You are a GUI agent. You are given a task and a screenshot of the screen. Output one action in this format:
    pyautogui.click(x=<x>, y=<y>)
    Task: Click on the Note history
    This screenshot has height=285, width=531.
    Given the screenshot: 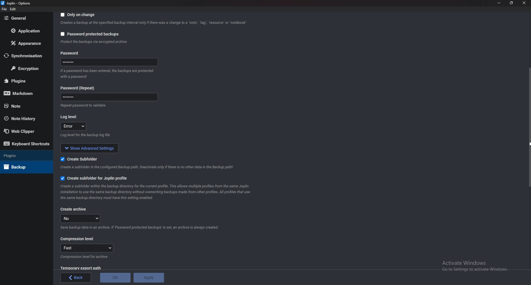 What is the action you would take?
    pyautogui.click(x=24, y=118)
    